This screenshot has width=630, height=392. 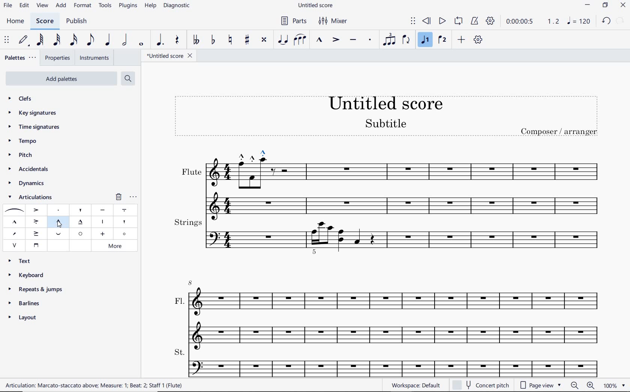 What do you see at coordinates (605, 5) in the screenshot?
I see `restore down` at bounding box center [605, 5].